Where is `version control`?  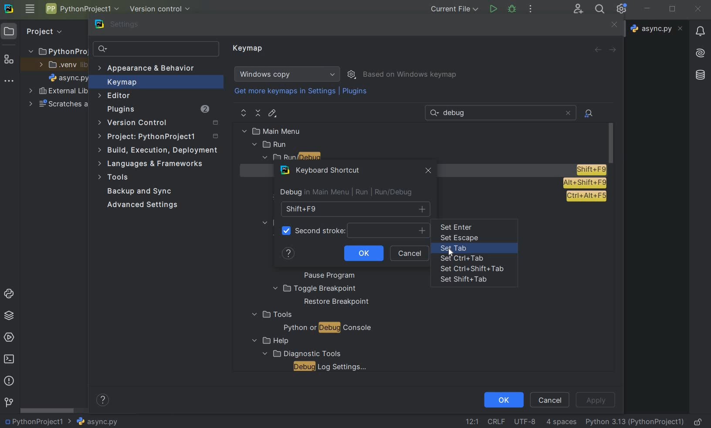 version control is located at coordinates (9, 403).